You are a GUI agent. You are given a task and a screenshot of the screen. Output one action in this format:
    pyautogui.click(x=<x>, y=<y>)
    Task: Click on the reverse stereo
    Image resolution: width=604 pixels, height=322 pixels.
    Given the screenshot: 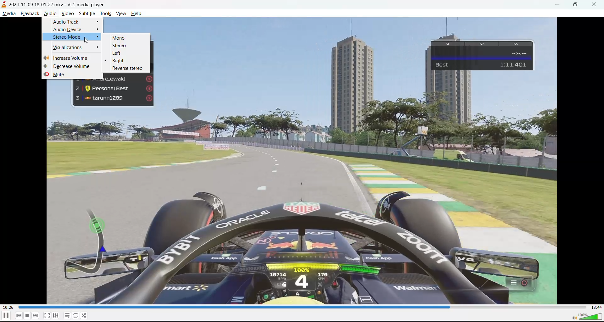 What is the action you would take?
    pyautogui.click(x=127, y=69)
    